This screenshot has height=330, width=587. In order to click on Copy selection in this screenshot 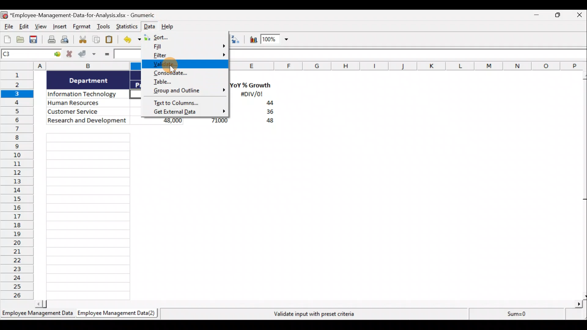, I will do `click(96, 40)`.